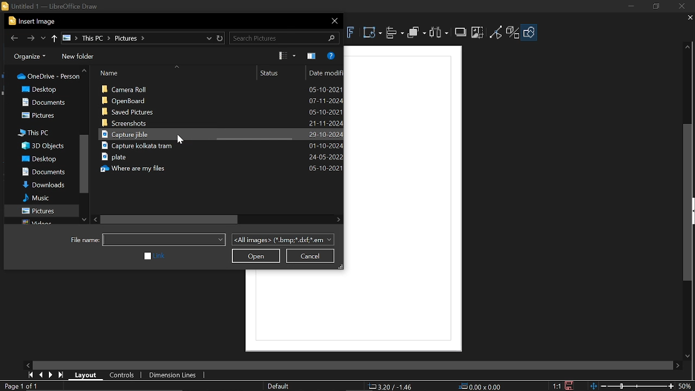  I want to click on Click to save, so click(569, 386).